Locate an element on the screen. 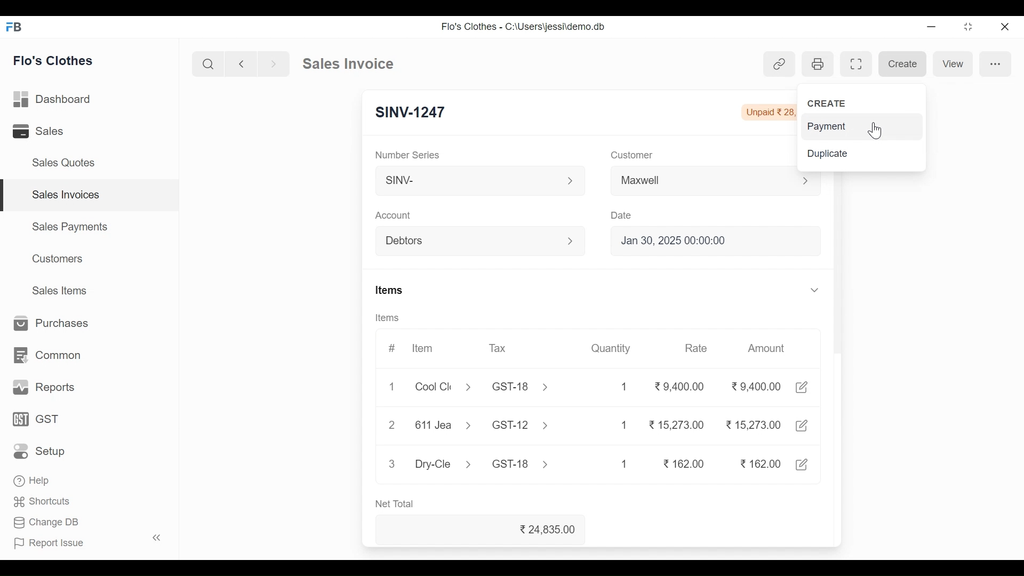  Quantity is located at coordinates (615, 348).